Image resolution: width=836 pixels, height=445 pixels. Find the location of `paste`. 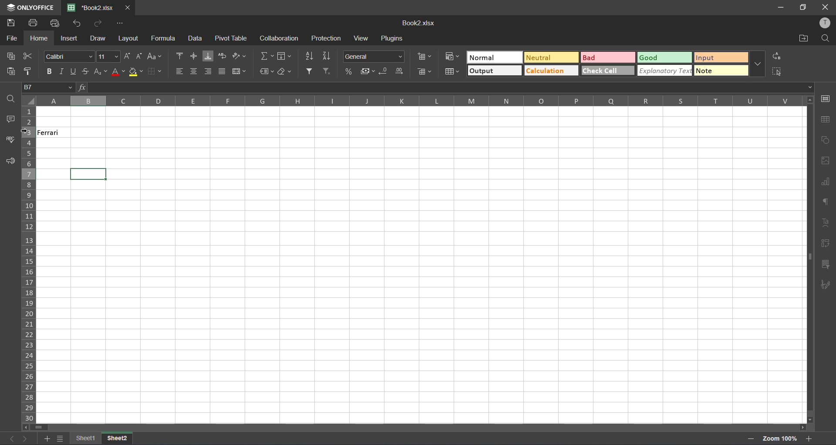

paste is located at coordinates (8, 70).